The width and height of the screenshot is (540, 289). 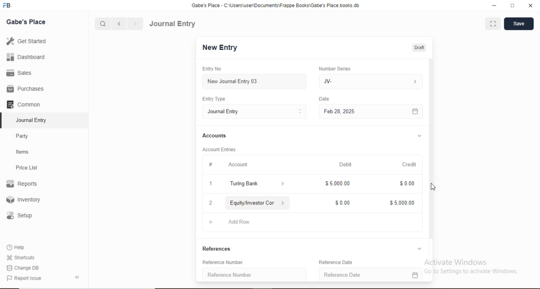 What do you see at coordinates (224, 112) in the screenshot?
I see `Journal Entry` at bounding box center [224, 112].